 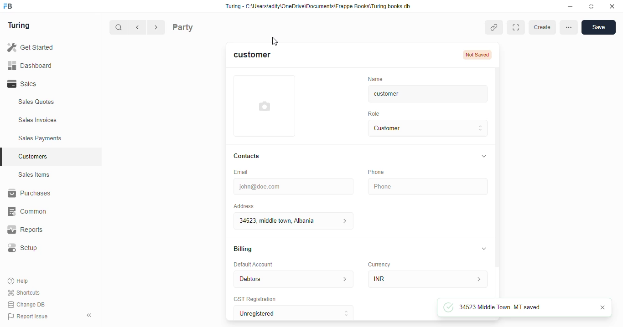 What do you see at coordinates (242, 172) in the screenshot?
I see `Email` at bounding box center [242, 172].